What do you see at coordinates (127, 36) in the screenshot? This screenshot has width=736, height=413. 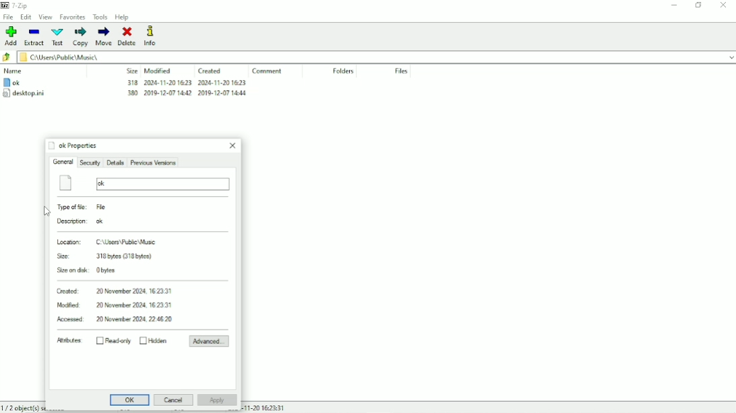 I see `Delete` at bounding box center [127, 36].